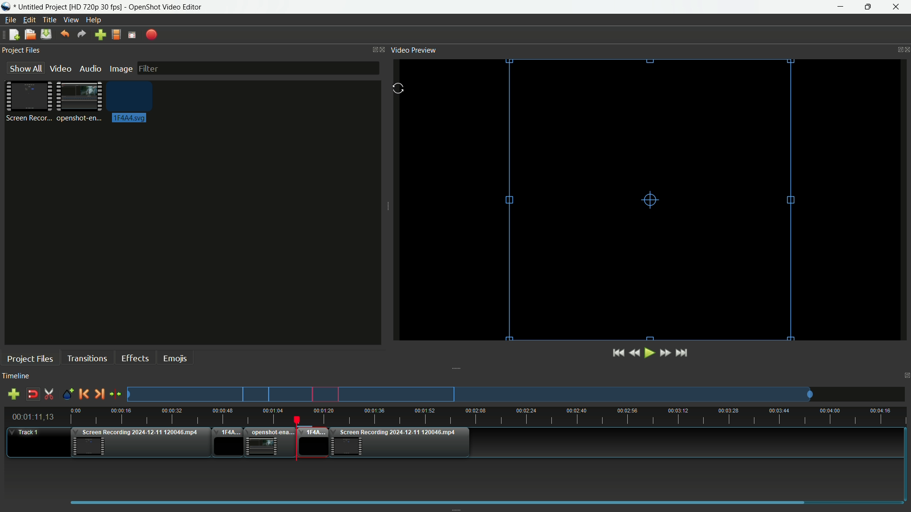  I want to click on Close timeline, so click(905, 377).